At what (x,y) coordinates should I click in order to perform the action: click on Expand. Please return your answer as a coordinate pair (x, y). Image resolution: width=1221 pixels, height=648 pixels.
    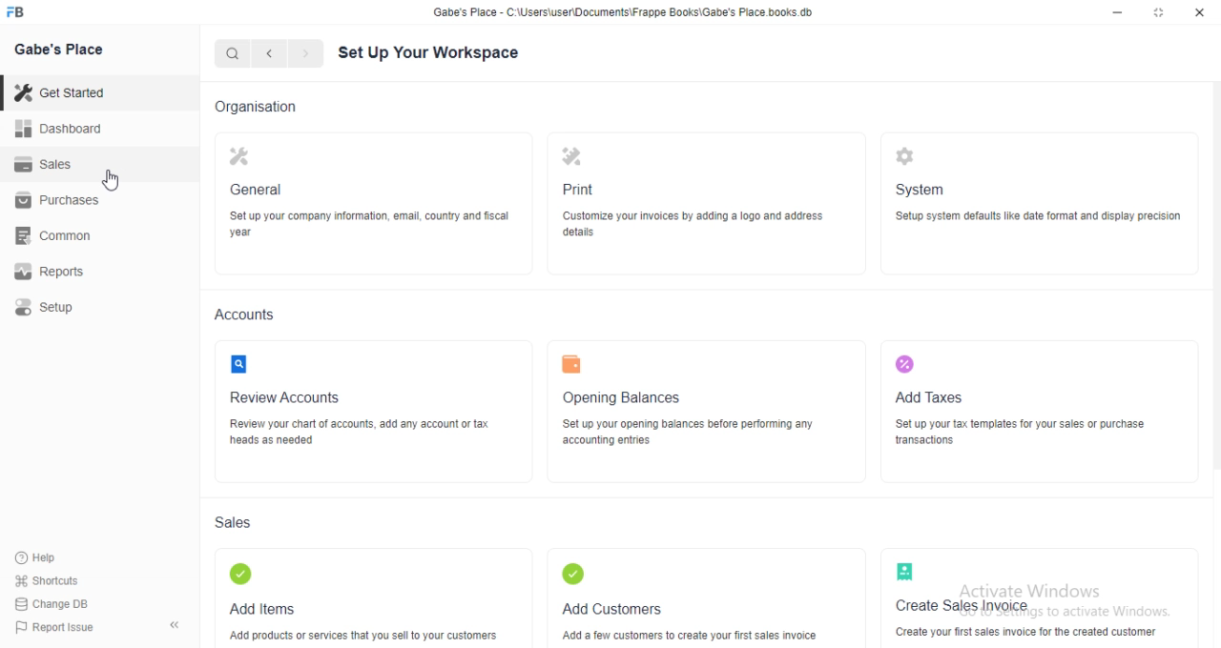
    Looking at the image, I should click on (1159, 13).